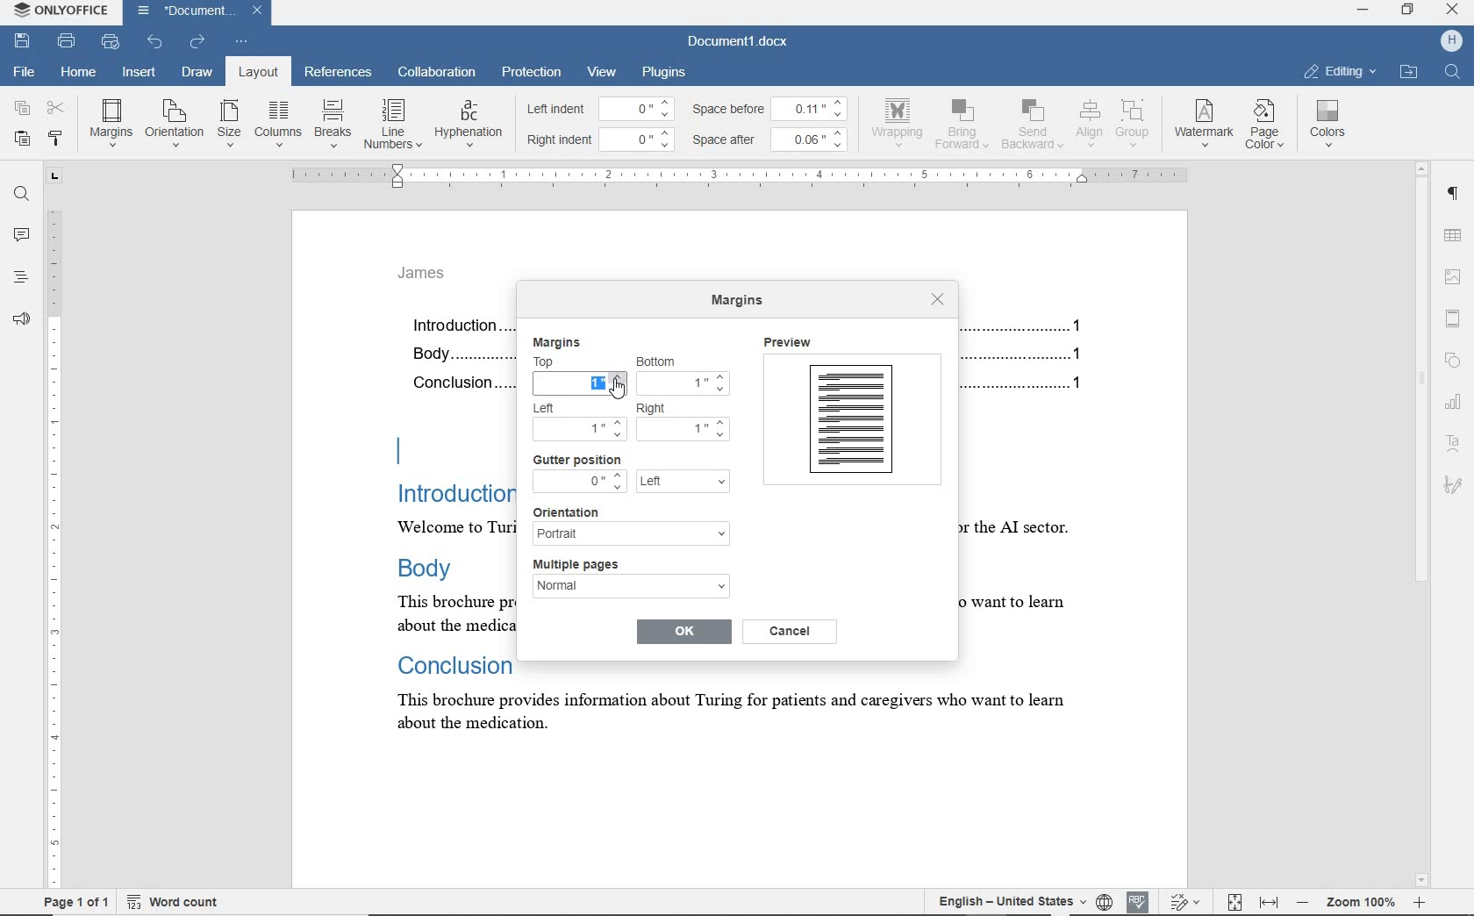 The image size is (1474, 916). I want to click on 0, so click(640, 137).